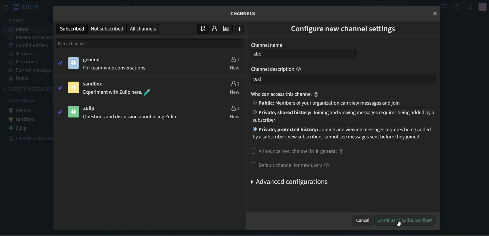  I want to click on combined feed, so click(29, 46).